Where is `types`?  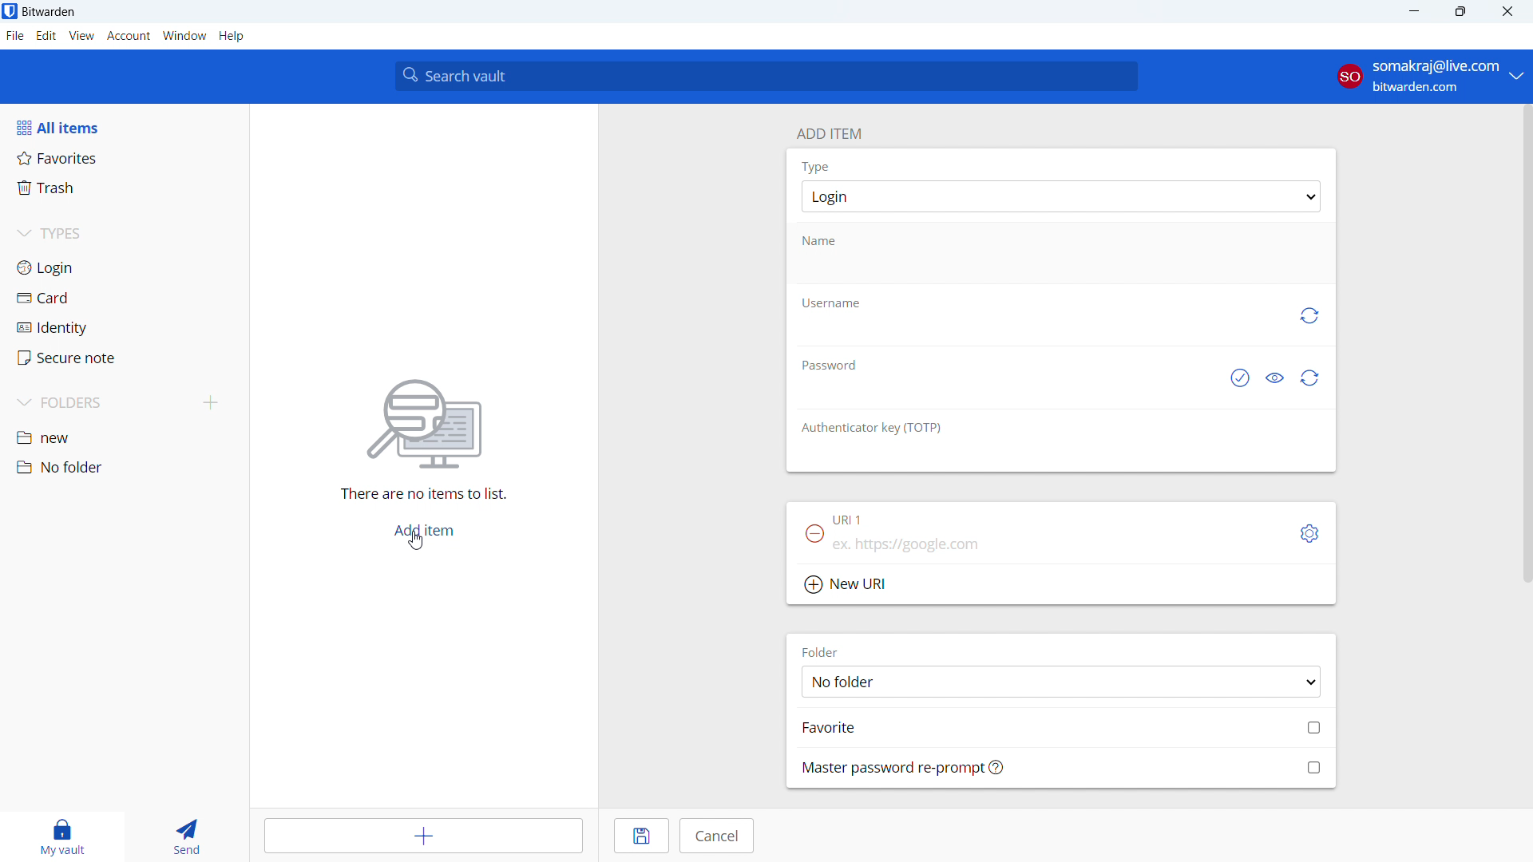 types is located at coordinates (123, 235).